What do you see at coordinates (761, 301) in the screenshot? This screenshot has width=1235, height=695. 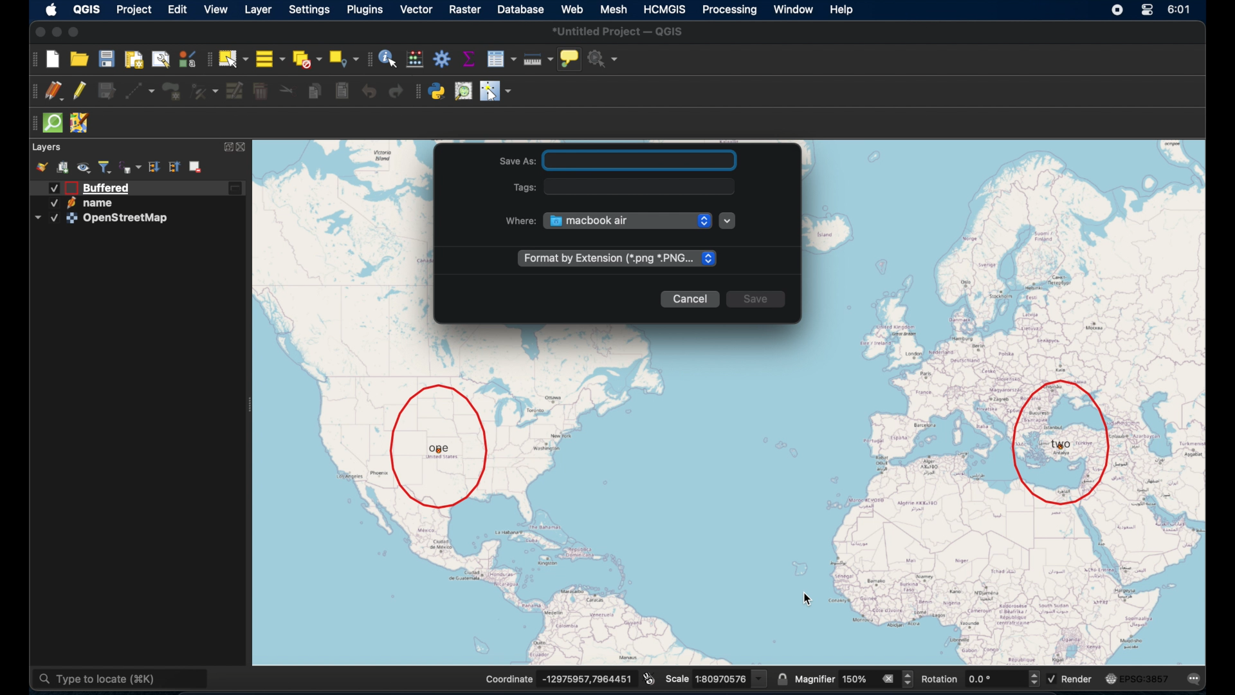 I see `save` at bounding box center [761, 301].